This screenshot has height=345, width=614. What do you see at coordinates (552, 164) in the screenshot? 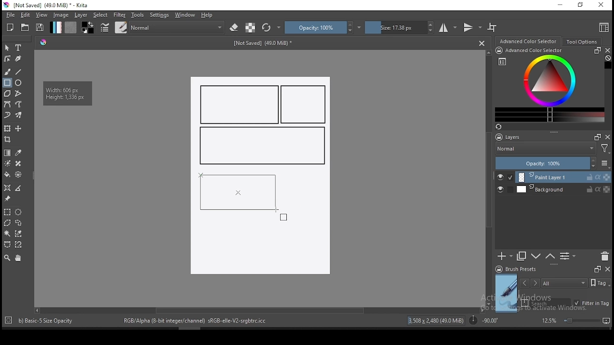
I see `opacity` at bounding box center [552, 164].